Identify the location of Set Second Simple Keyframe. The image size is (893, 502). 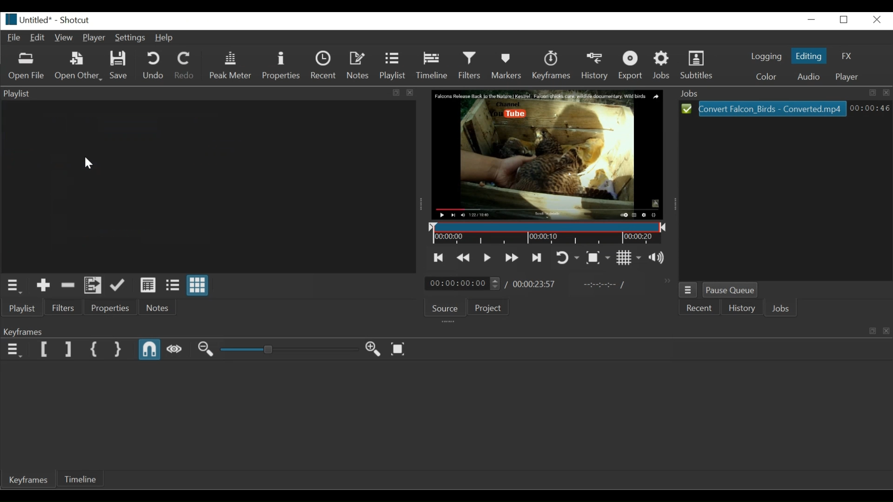
(118, 350).